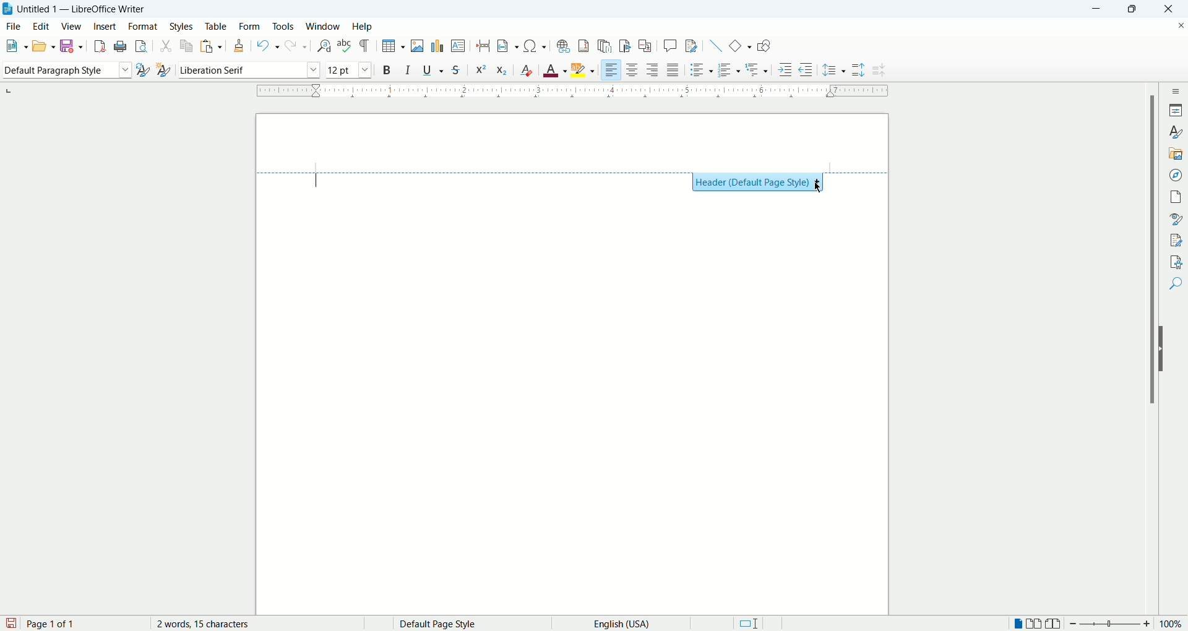 The height and width of the screenshot is (631, 1188). What do you see at coordinates (571, 413) in the screenshot?
I see `main page` at bounding box center [571, 413].